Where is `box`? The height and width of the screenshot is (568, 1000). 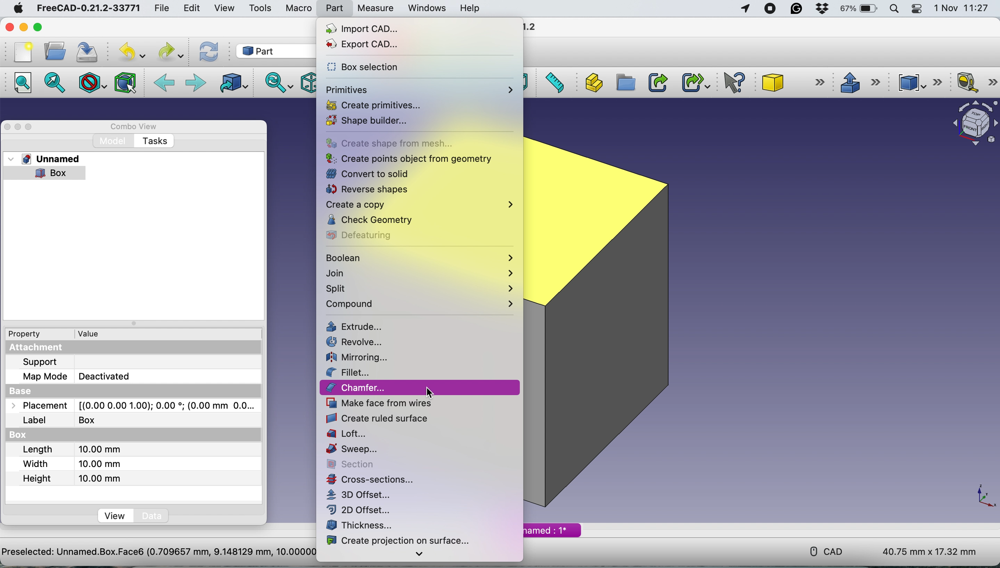 box is located at coordinates (39, 436).